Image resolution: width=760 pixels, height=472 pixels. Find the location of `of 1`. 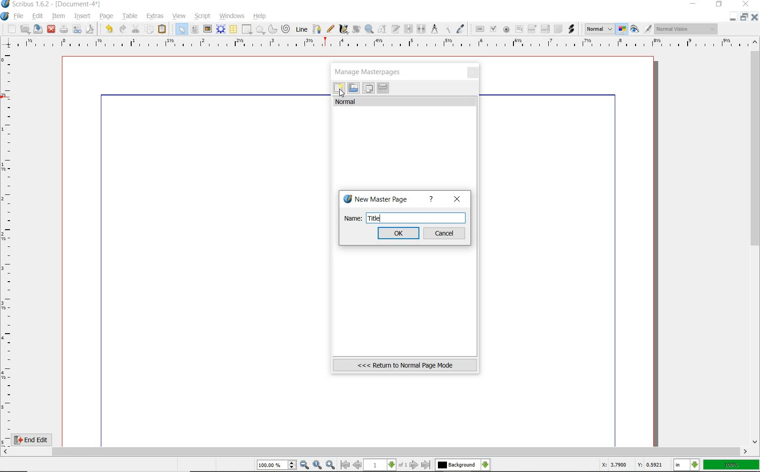

of 1 is located at coordinates (403, 465).